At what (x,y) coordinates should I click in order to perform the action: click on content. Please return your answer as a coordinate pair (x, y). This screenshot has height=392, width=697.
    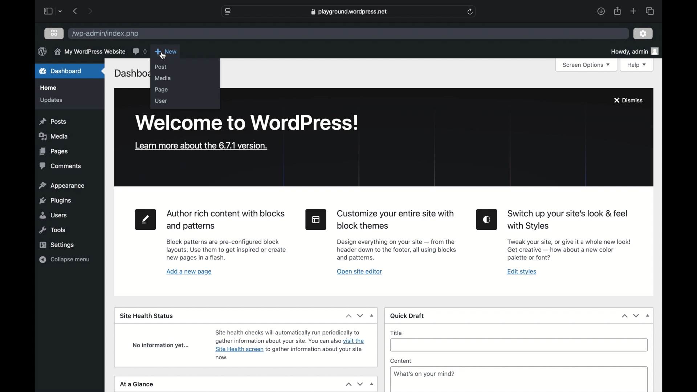
    Looking at the image, I should click on (401, 360).